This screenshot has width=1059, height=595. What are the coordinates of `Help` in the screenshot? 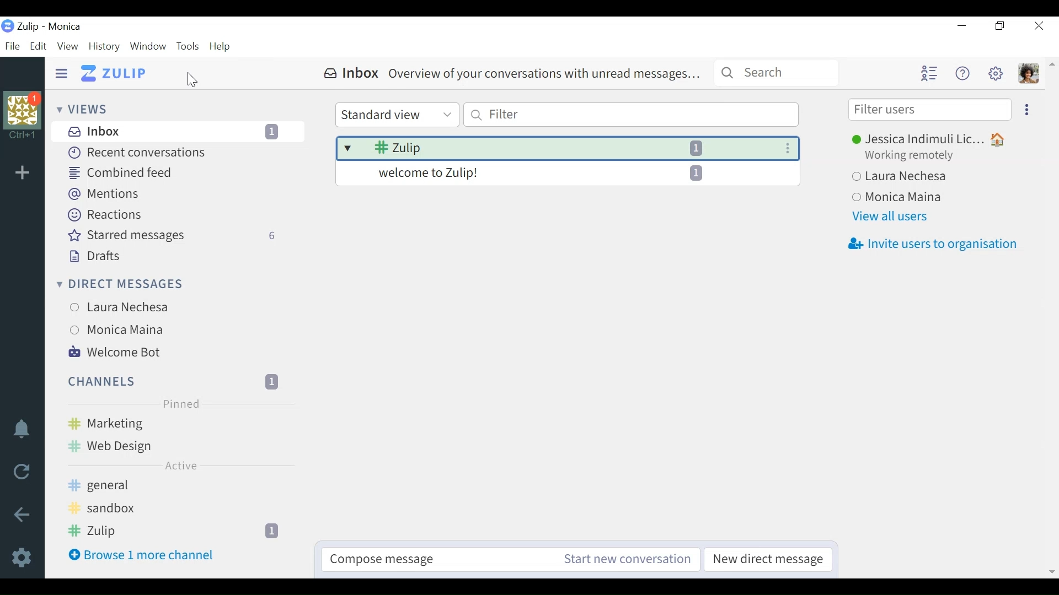 It's located at (220, 46).